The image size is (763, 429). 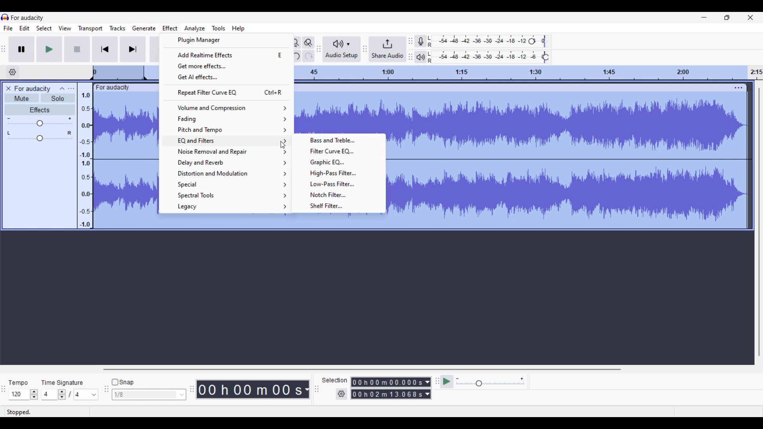 What do you see at coordinates (340, 151) in the screenshot?
I see `Filter curve EQ` at bounding box center [340, 151].